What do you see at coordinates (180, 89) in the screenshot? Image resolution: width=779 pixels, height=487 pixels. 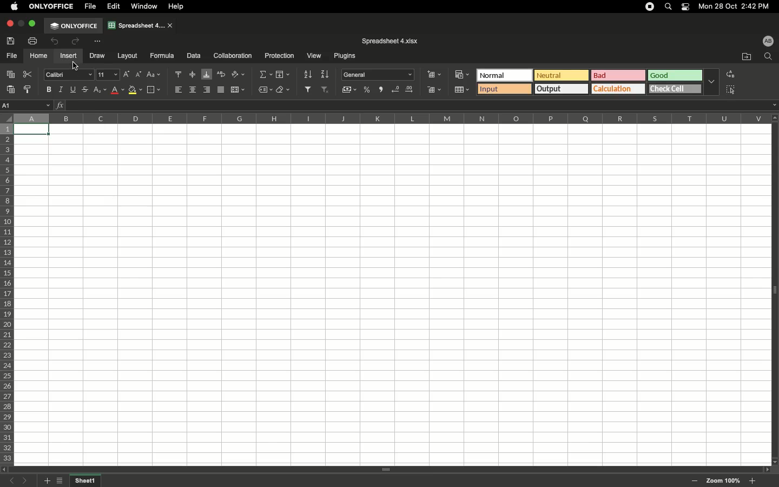 I see `Align left` at bounding box center [180, 89].